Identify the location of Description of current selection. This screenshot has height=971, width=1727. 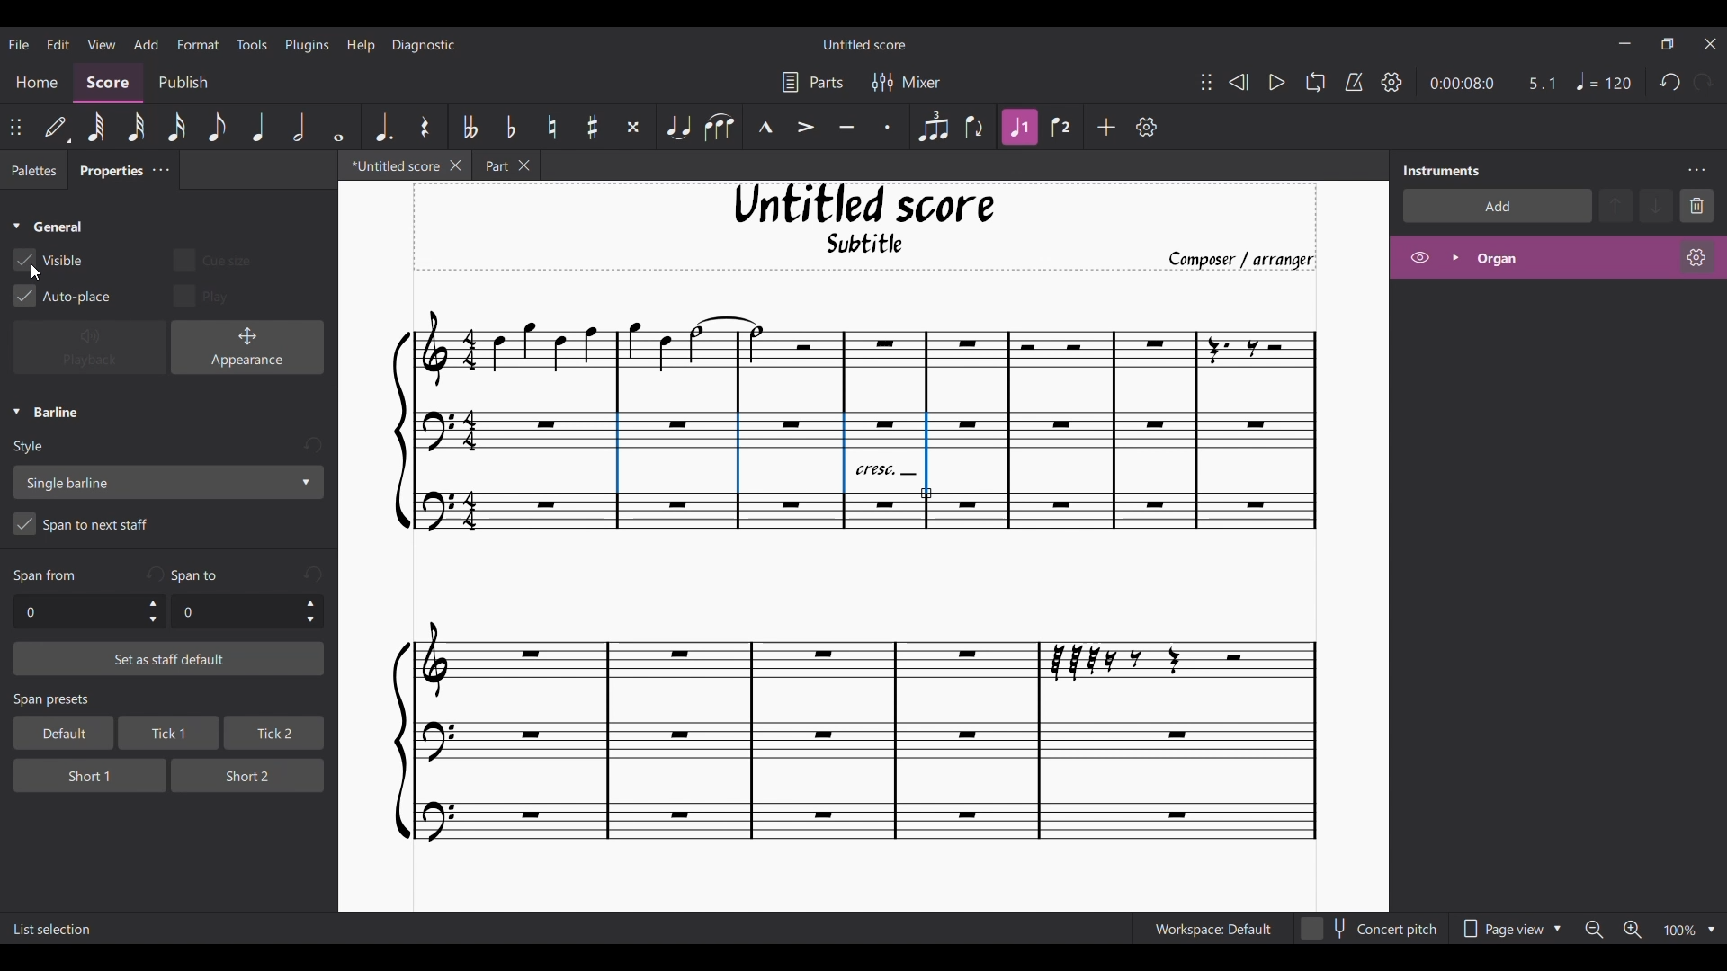
(53, 930).